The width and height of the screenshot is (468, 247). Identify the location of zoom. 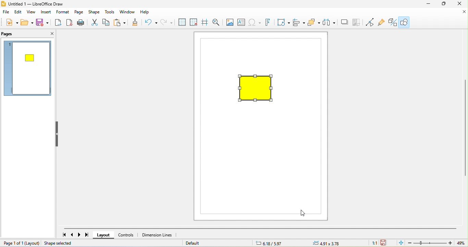
(436, 243).